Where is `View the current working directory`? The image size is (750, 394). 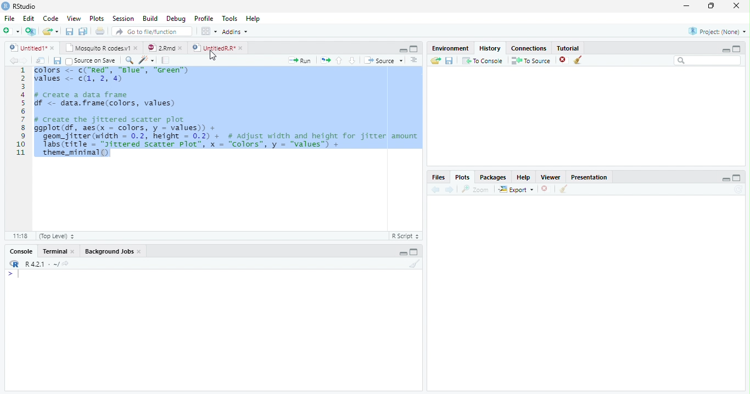
View the current working directory is located at coordinates (66, 263).